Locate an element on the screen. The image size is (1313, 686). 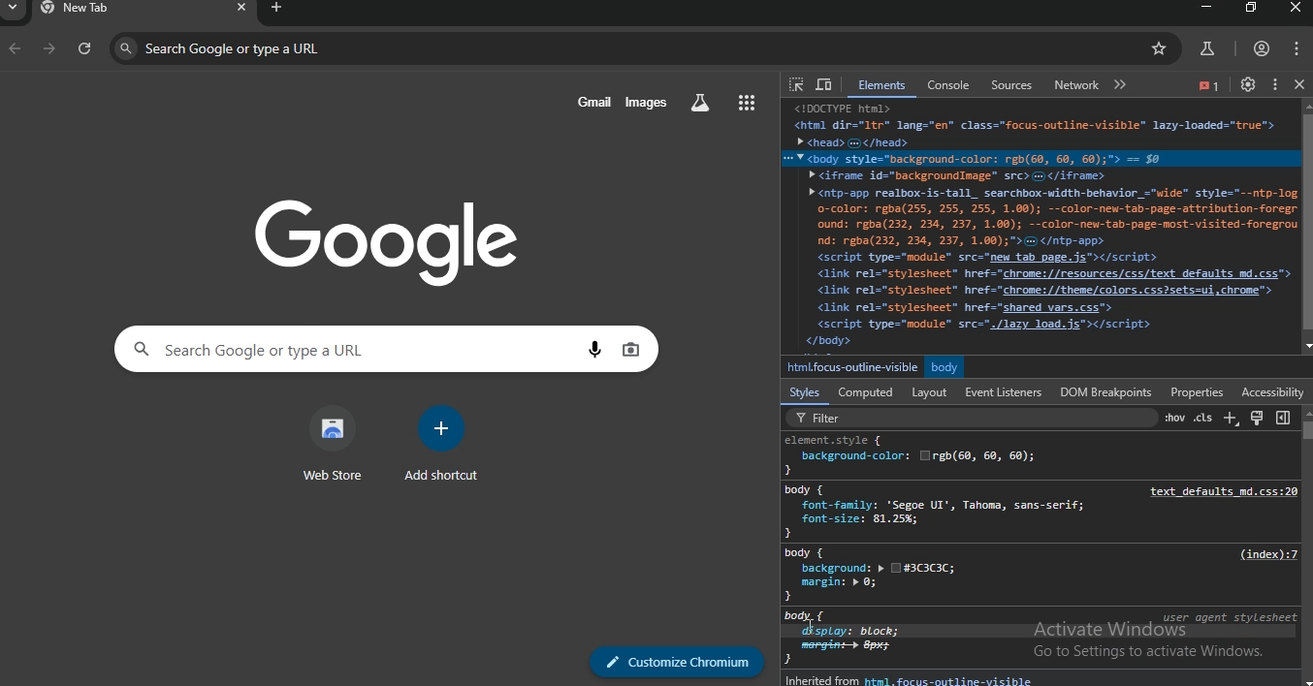
search google or type a URL is located at coordinates (366, 49).